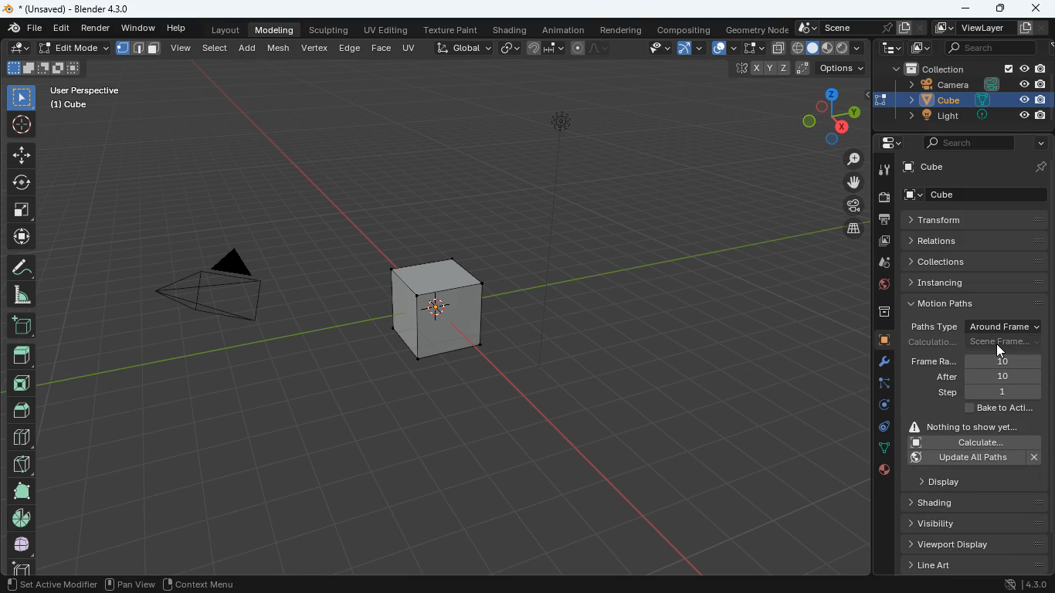 This screenshot has height=593, width=1055. Describe the element at coordinates (222, 31) in the screenshot. I see `layout` at that location.